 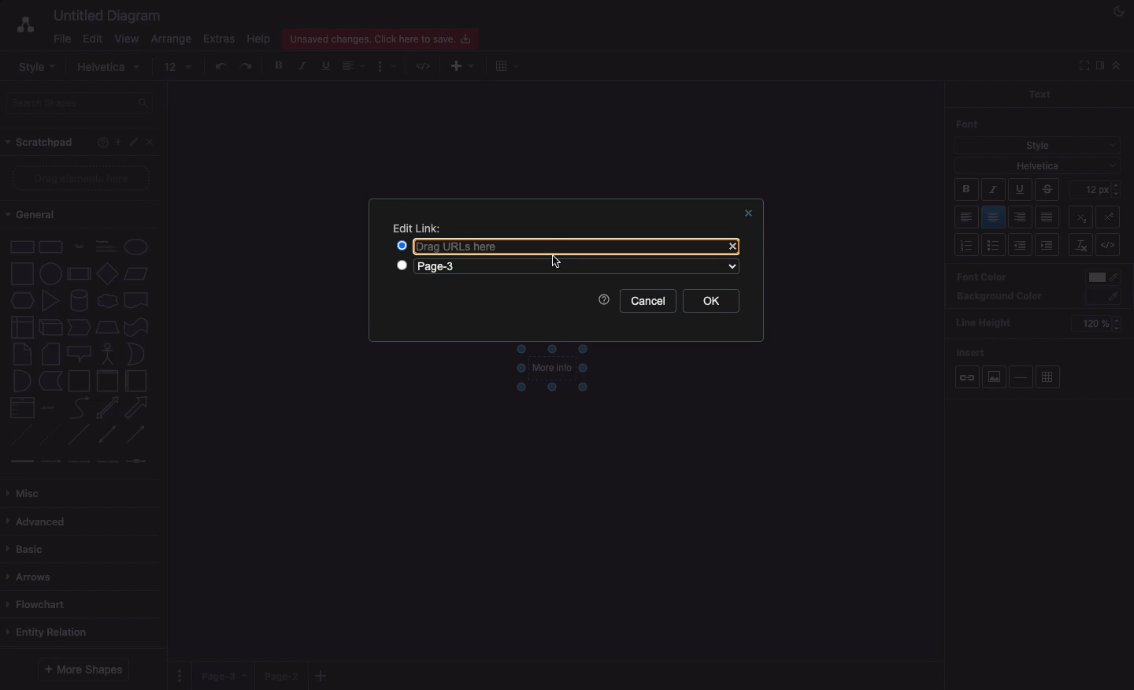 What do you see at coordinates (125, 36) in the screenshot?
I see `View` at bounding box center [125, 36].